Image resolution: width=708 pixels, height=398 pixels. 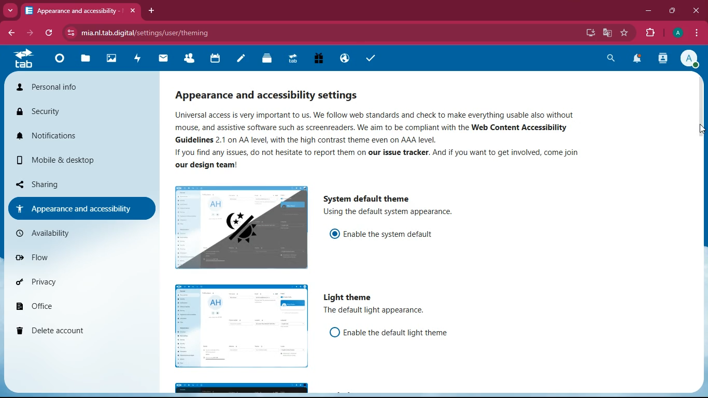 What do you see at coordinates (80, 8) in the screenshot?
I see `tab` at bounding box center [80, 8].